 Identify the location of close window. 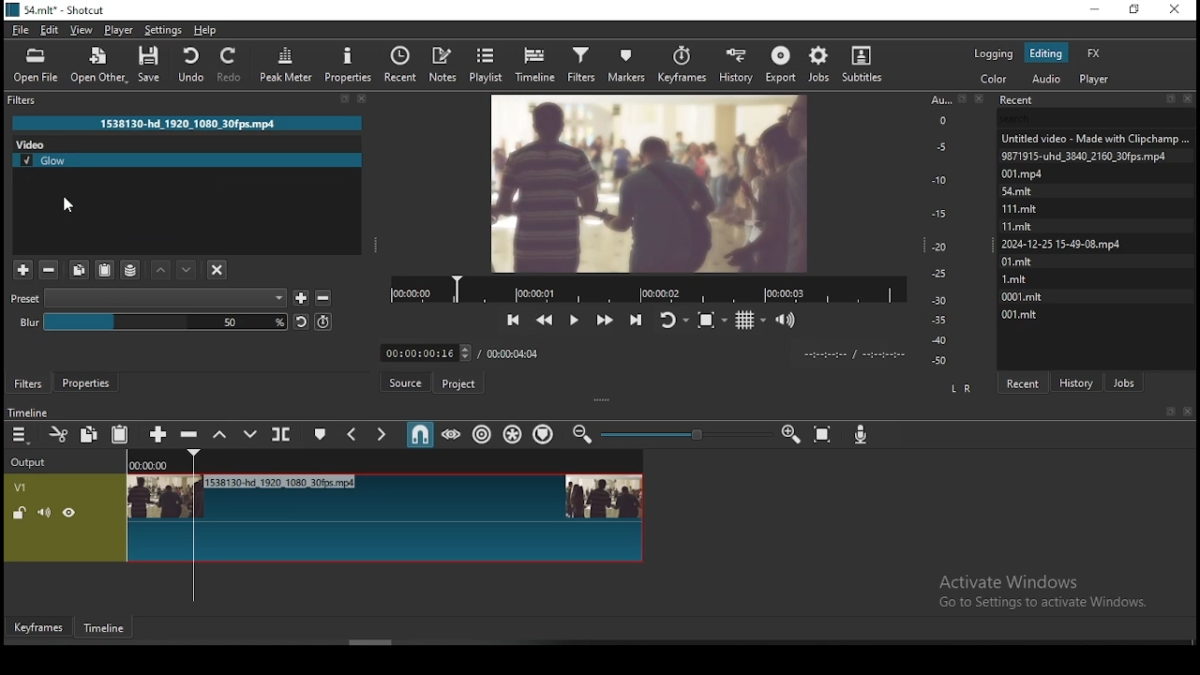
(1177, 10).